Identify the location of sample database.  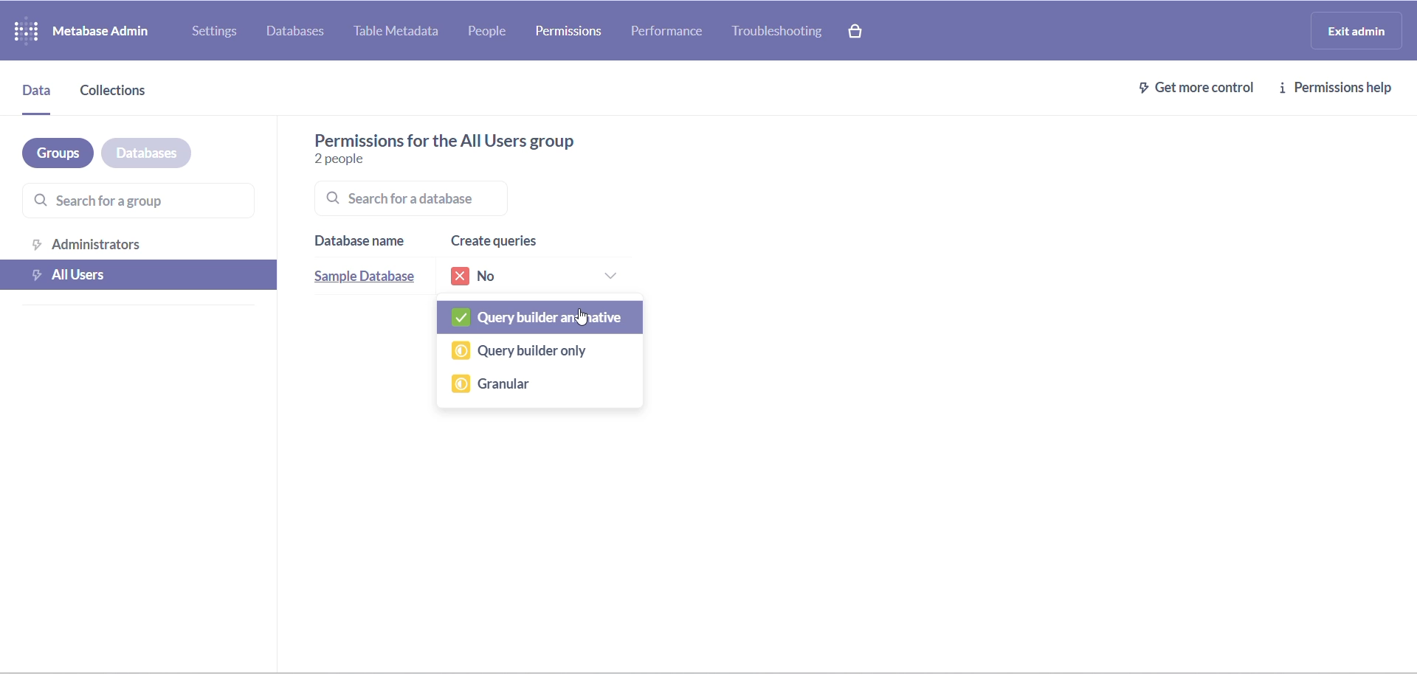
(370, 279).